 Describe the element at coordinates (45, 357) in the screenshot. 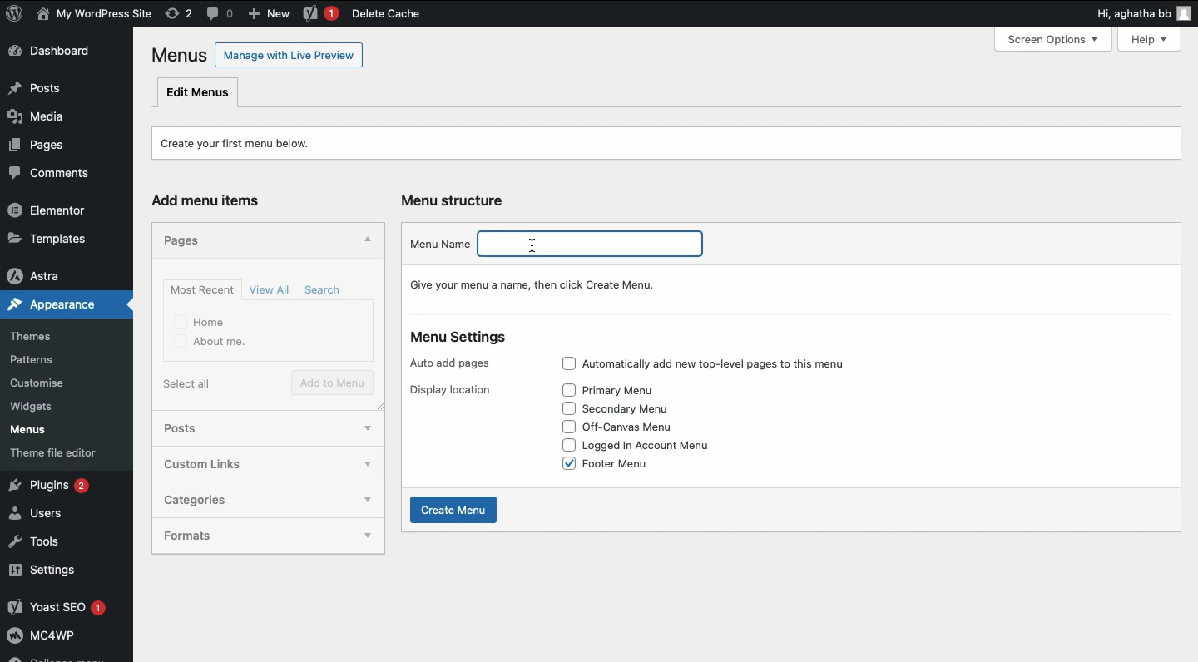

I see `Patterns` at that location.